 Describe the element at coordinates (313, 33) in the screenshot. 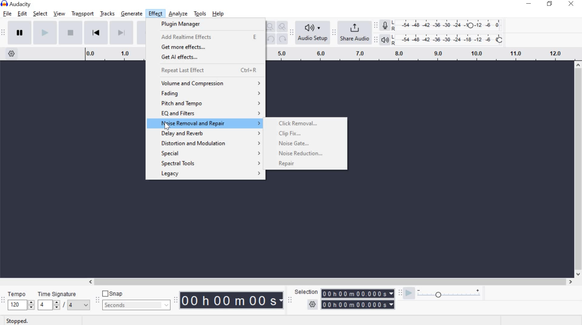

I see `Audio Setup` at that location.